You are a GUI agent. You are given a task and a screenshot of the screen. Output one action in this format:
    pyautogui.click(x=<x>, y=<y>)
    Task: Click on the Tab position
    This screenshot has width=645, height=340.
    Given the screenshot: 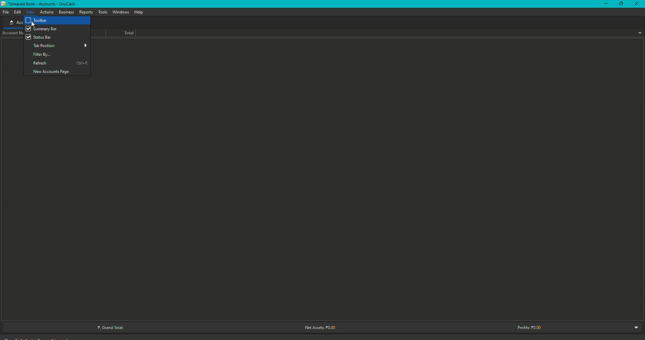 What is the action you would take?
    pyautogui.click(x=46, y=45)
    